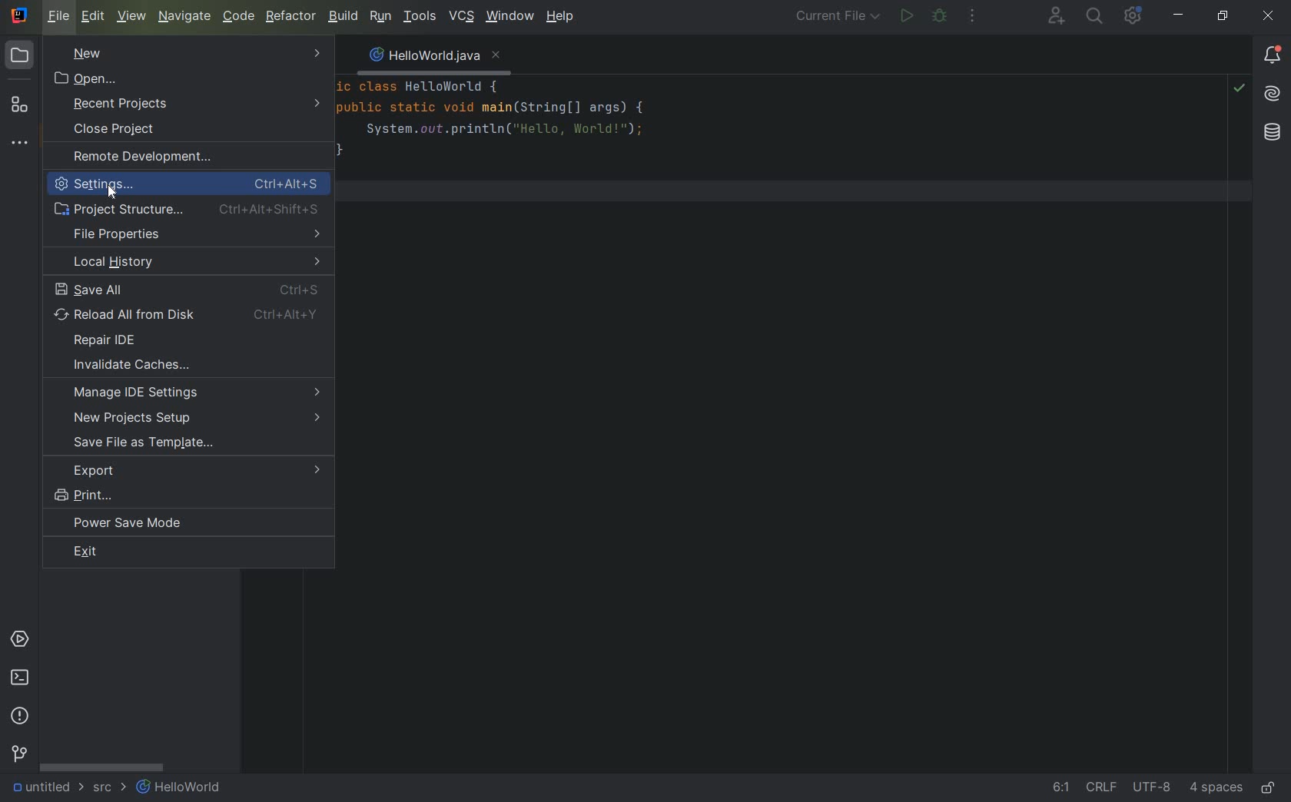  Describe the element at coordinates (180, 788) in the screenshot. I see `HelloWorld` at that location.